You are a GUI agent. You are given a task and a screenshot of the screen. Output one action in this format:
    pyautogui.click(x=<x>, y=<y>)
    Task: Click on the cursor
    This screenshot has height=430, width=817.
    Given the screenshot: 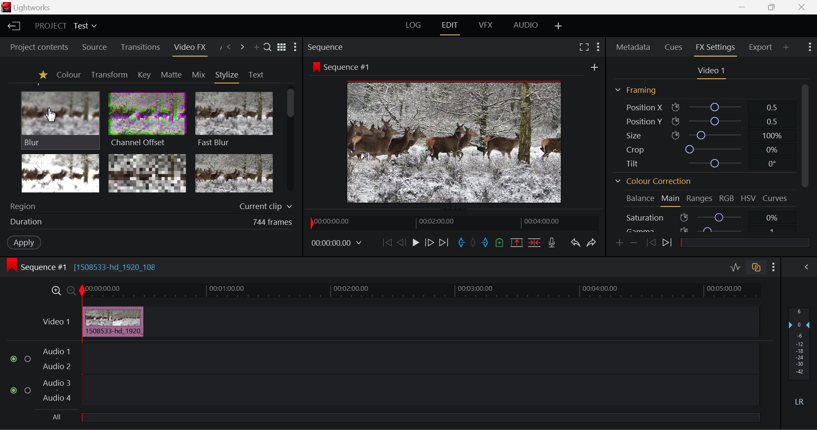 What is the action you would take?
    pyautogui.click(x=51, y=115)
    